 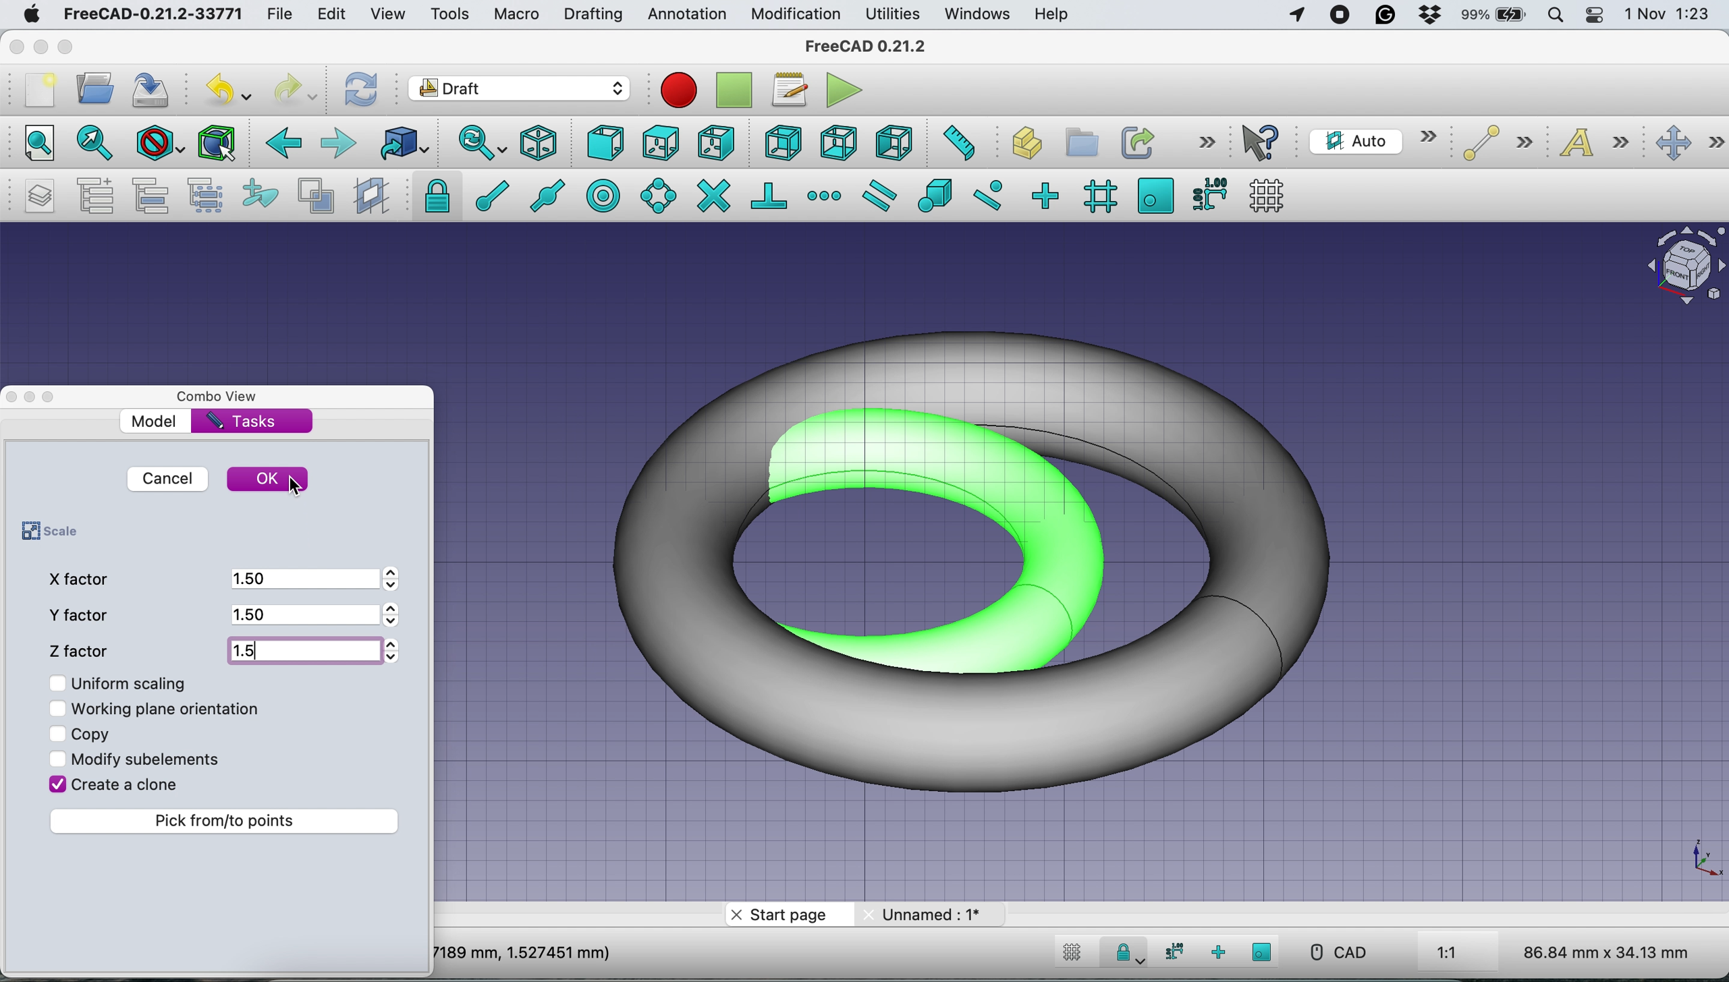 I want to click on uniform scaling, so click(x=134, y=683).